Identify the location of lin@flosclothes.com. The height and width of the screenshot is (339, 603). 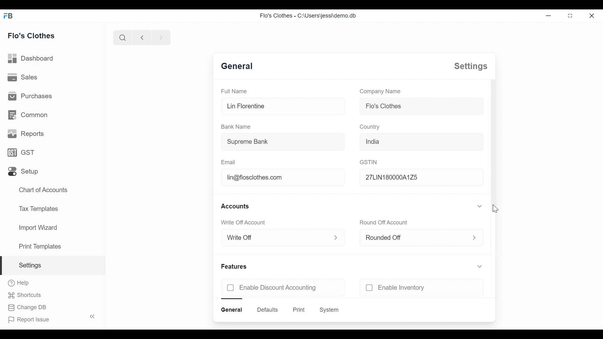
(282, 178).